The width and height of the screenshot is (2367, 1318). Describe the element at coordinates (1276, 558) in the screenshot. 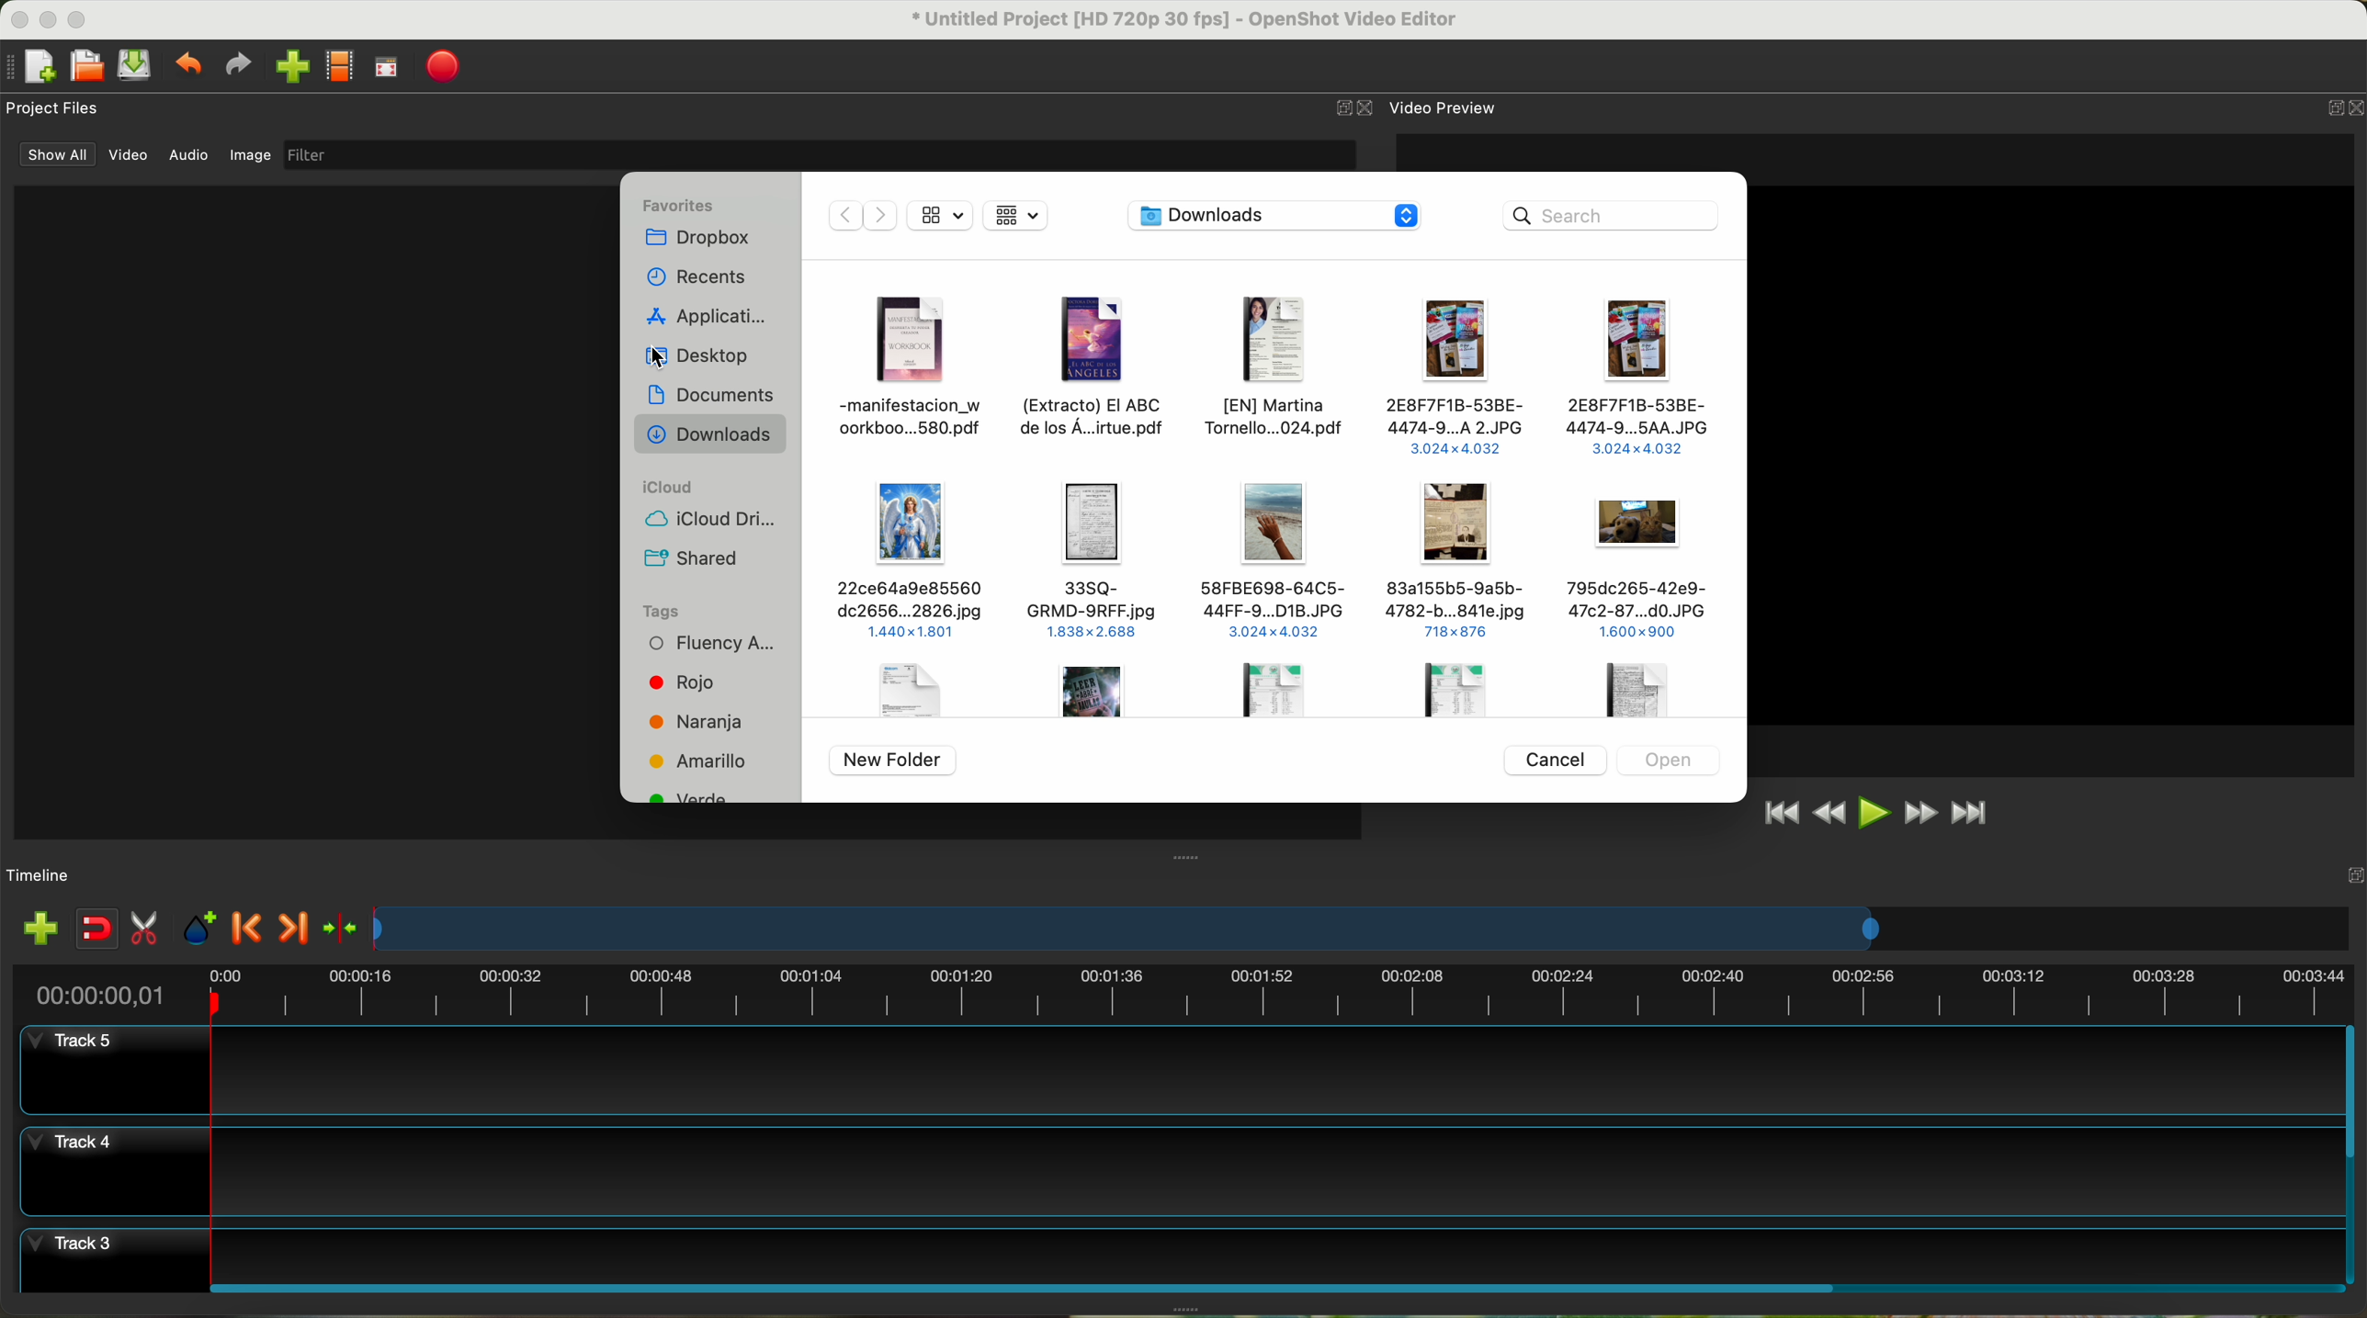

I see `file` at that location.